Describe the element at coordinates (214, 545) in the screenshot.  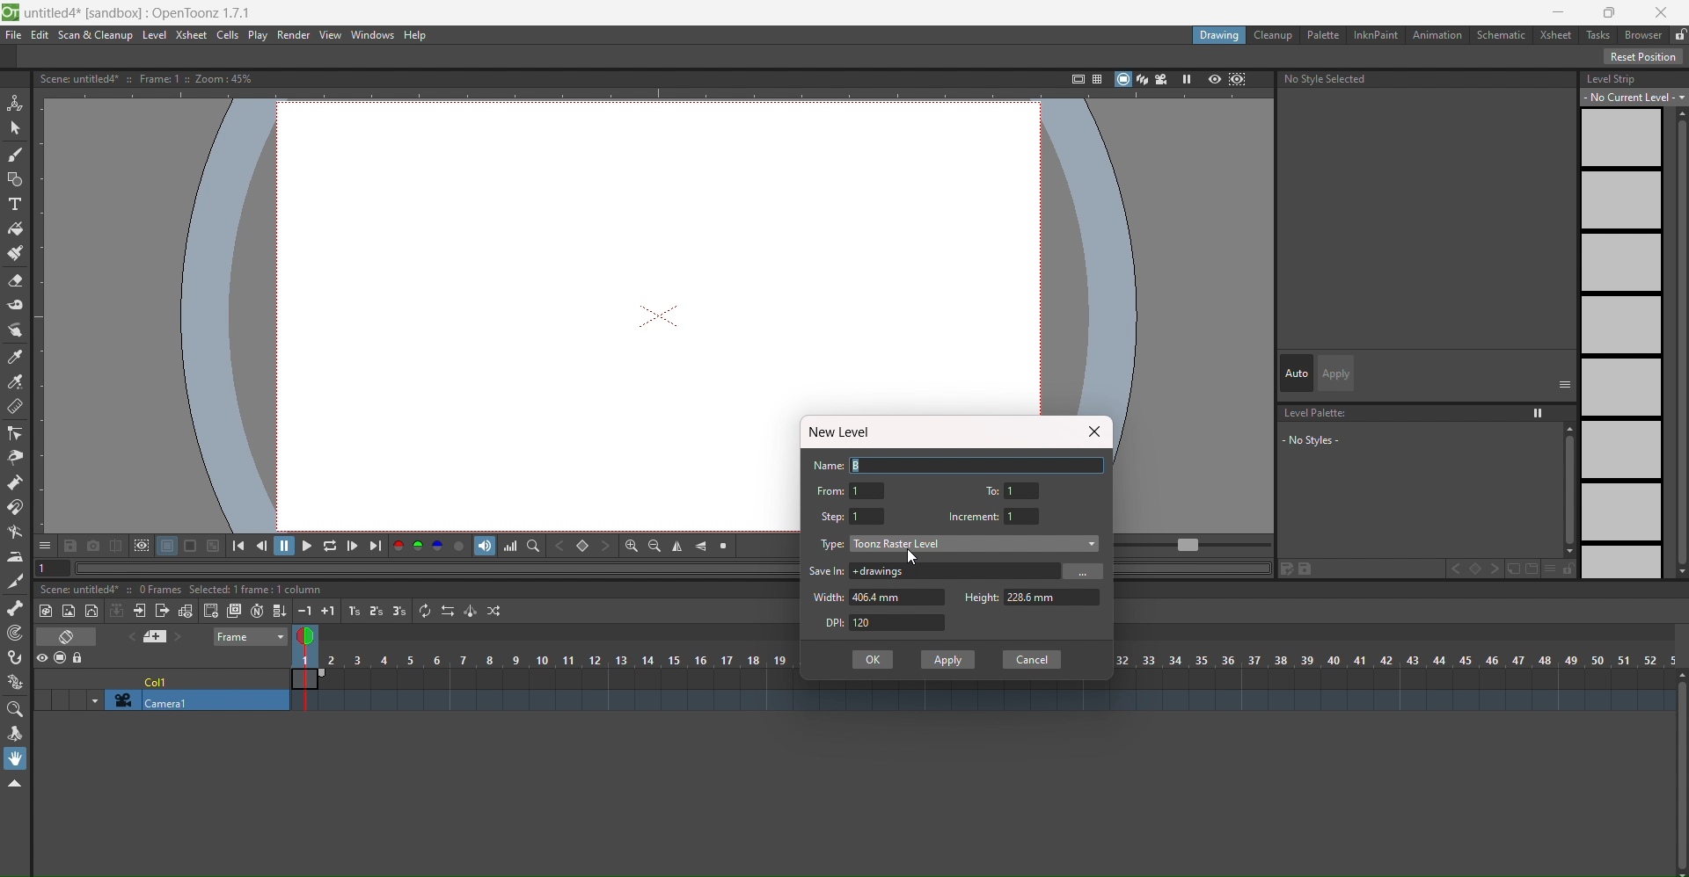
I see `tool` at that location.